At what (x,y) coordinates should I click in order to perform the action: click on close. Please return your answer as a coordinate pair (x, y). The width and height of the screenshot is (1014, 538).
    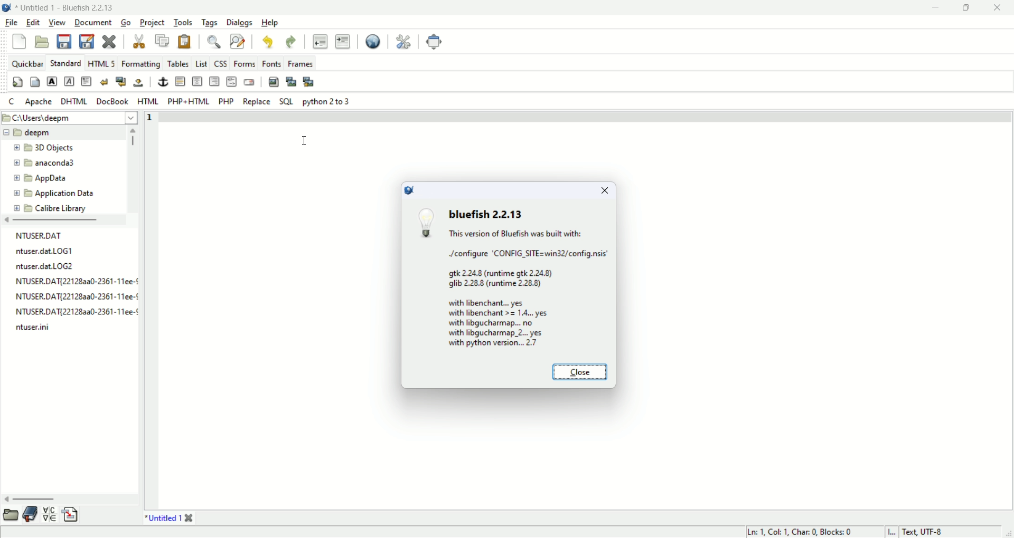
    Looking at the image, I should click on (602, 191).